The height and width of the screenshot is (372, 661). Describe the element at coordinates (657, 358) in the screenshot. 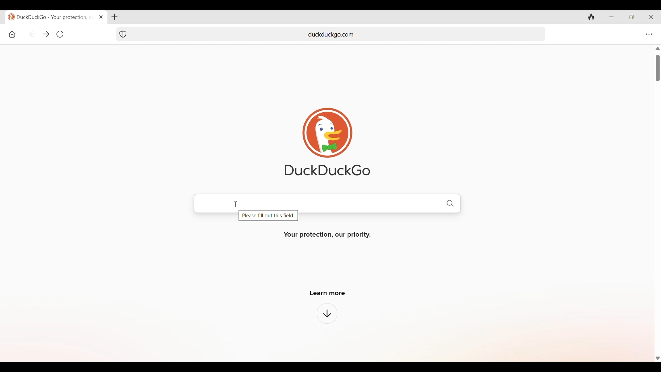

I see `Quick slide to bottom` at that location.